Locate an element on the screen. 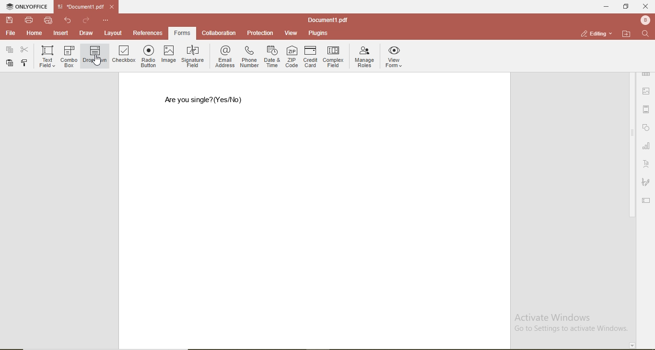 The image size is (655, 350). ZIP code is located at coordinates (292, 57).